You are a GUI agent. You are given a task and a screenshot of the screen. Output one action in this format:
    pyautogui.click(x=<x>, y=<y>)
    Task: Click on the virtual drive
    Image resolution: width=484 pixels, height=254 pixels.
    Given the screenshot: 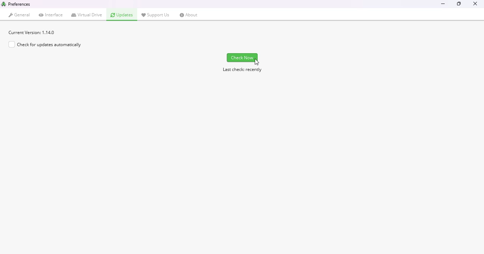 What is the action you would take?
    pyautogui.click(x=87, y=15)
    